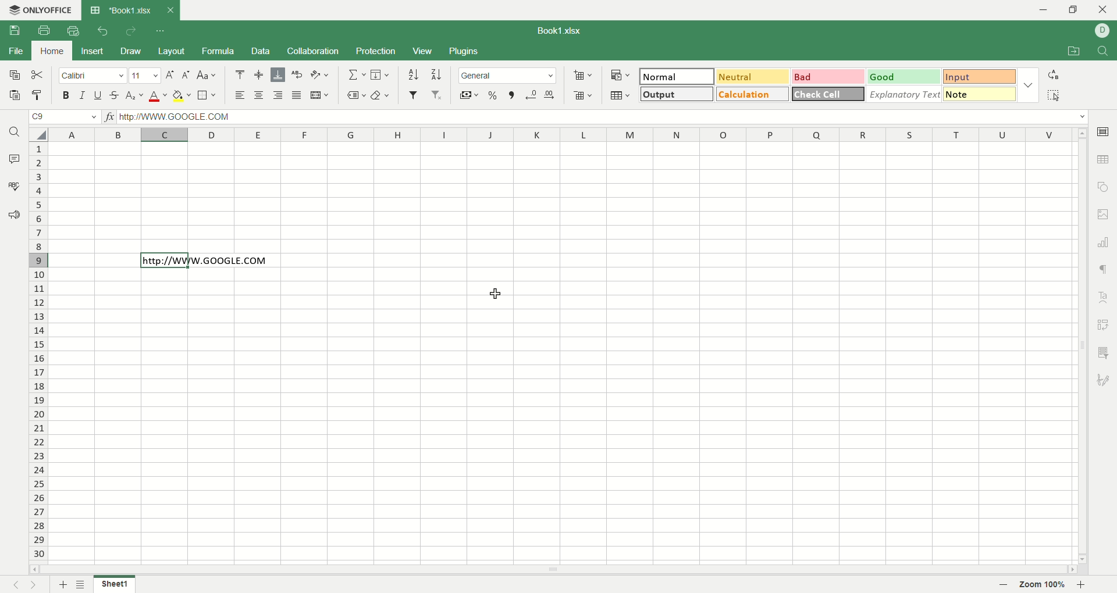 The image size is (1117, 593). What do you see at coordinates (381, 97) in the screenshot?
I see `clear` at bounding box center [381, 97].